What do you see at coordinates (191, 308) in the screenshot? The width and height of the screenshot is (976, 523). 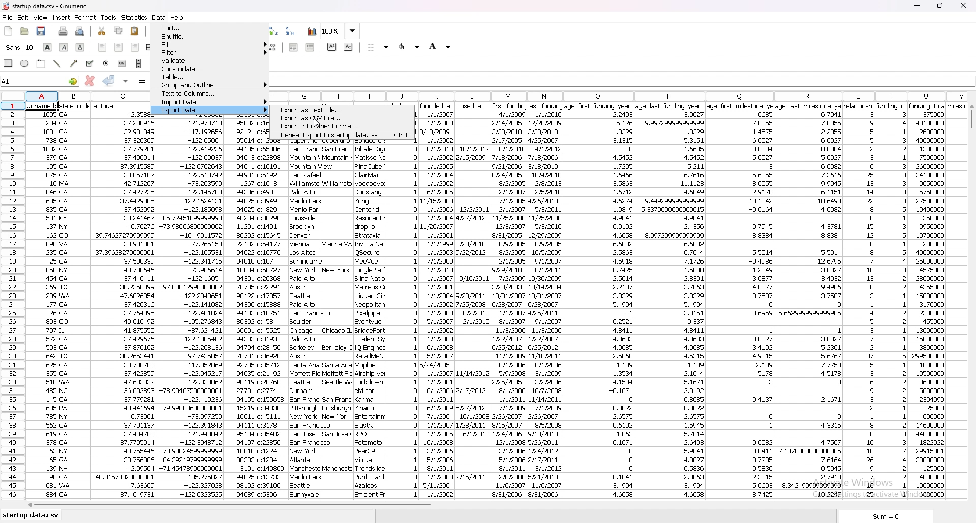 I see `data` at bounding box center [191, 308].